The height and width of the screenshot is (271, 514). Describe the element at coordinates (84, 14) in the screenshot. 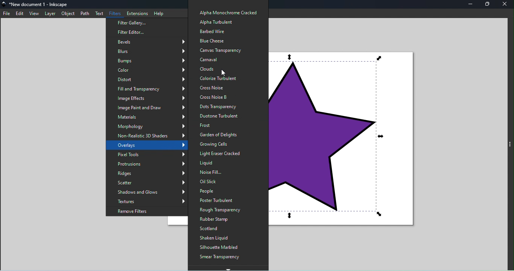

I see `Path` at that location.